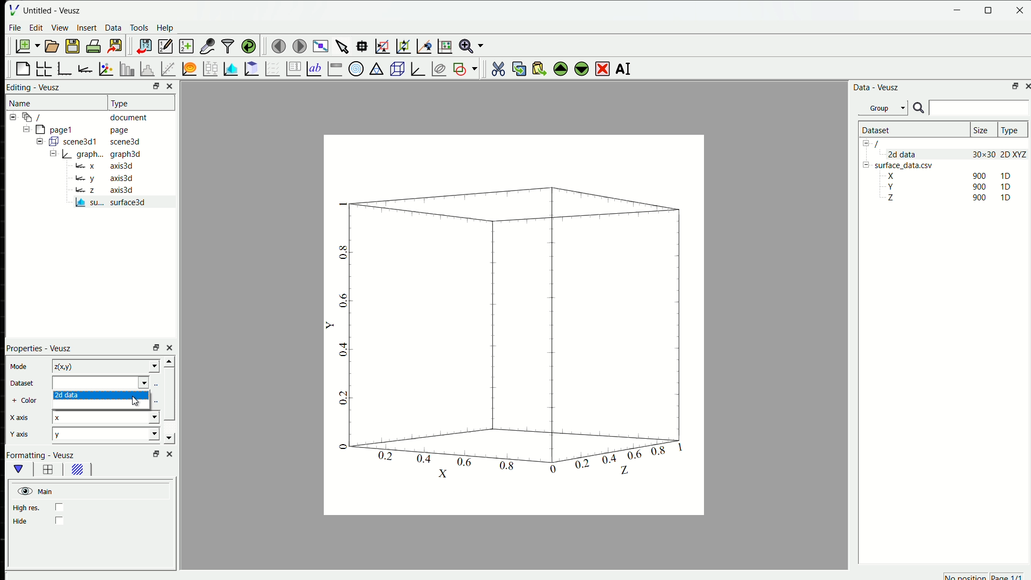 The image size is (1031, 580). Describe the element at coordinates (208, 46) in the screenshot. I see `capture remote data` at that location.